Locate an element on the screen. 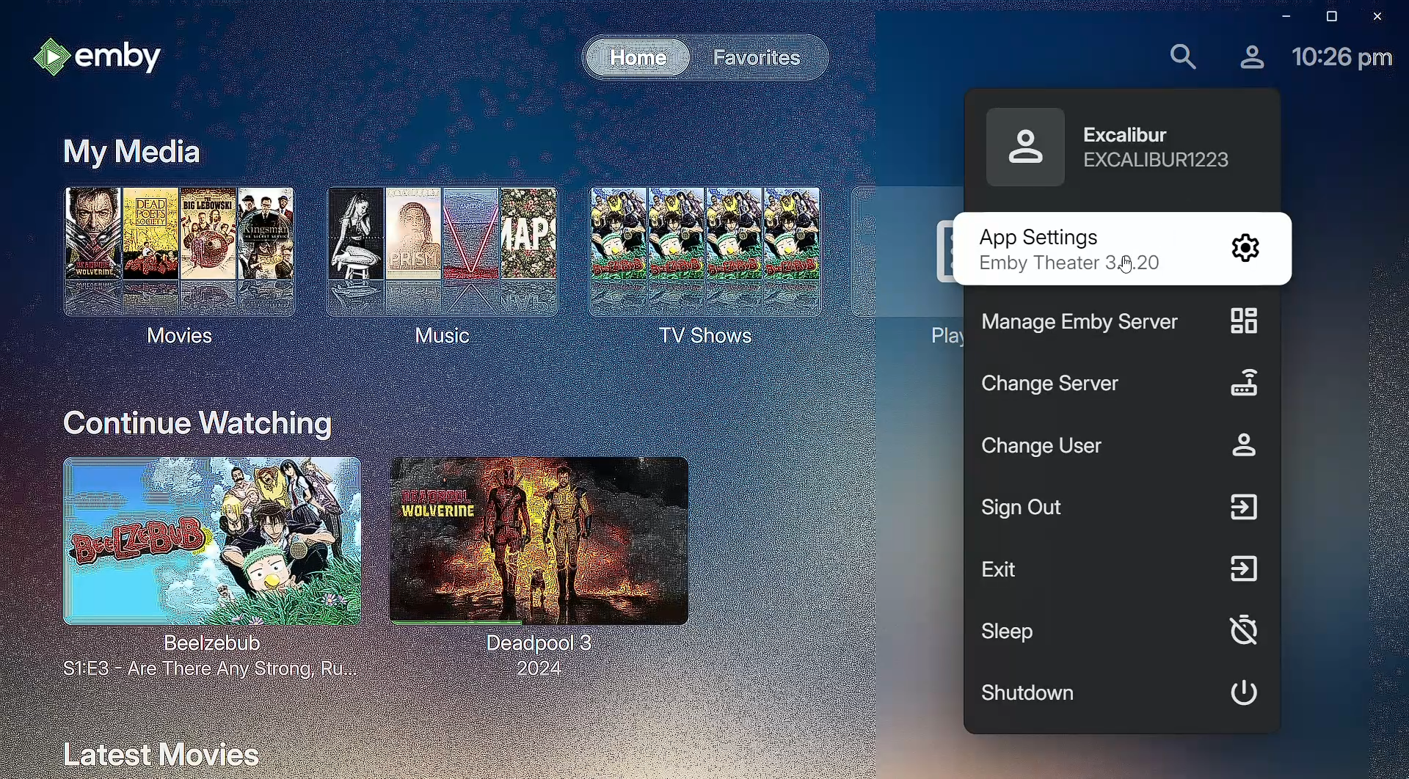 This screenshot has height=779, width=1409. Change Server is located at coordinates (1121, 386).